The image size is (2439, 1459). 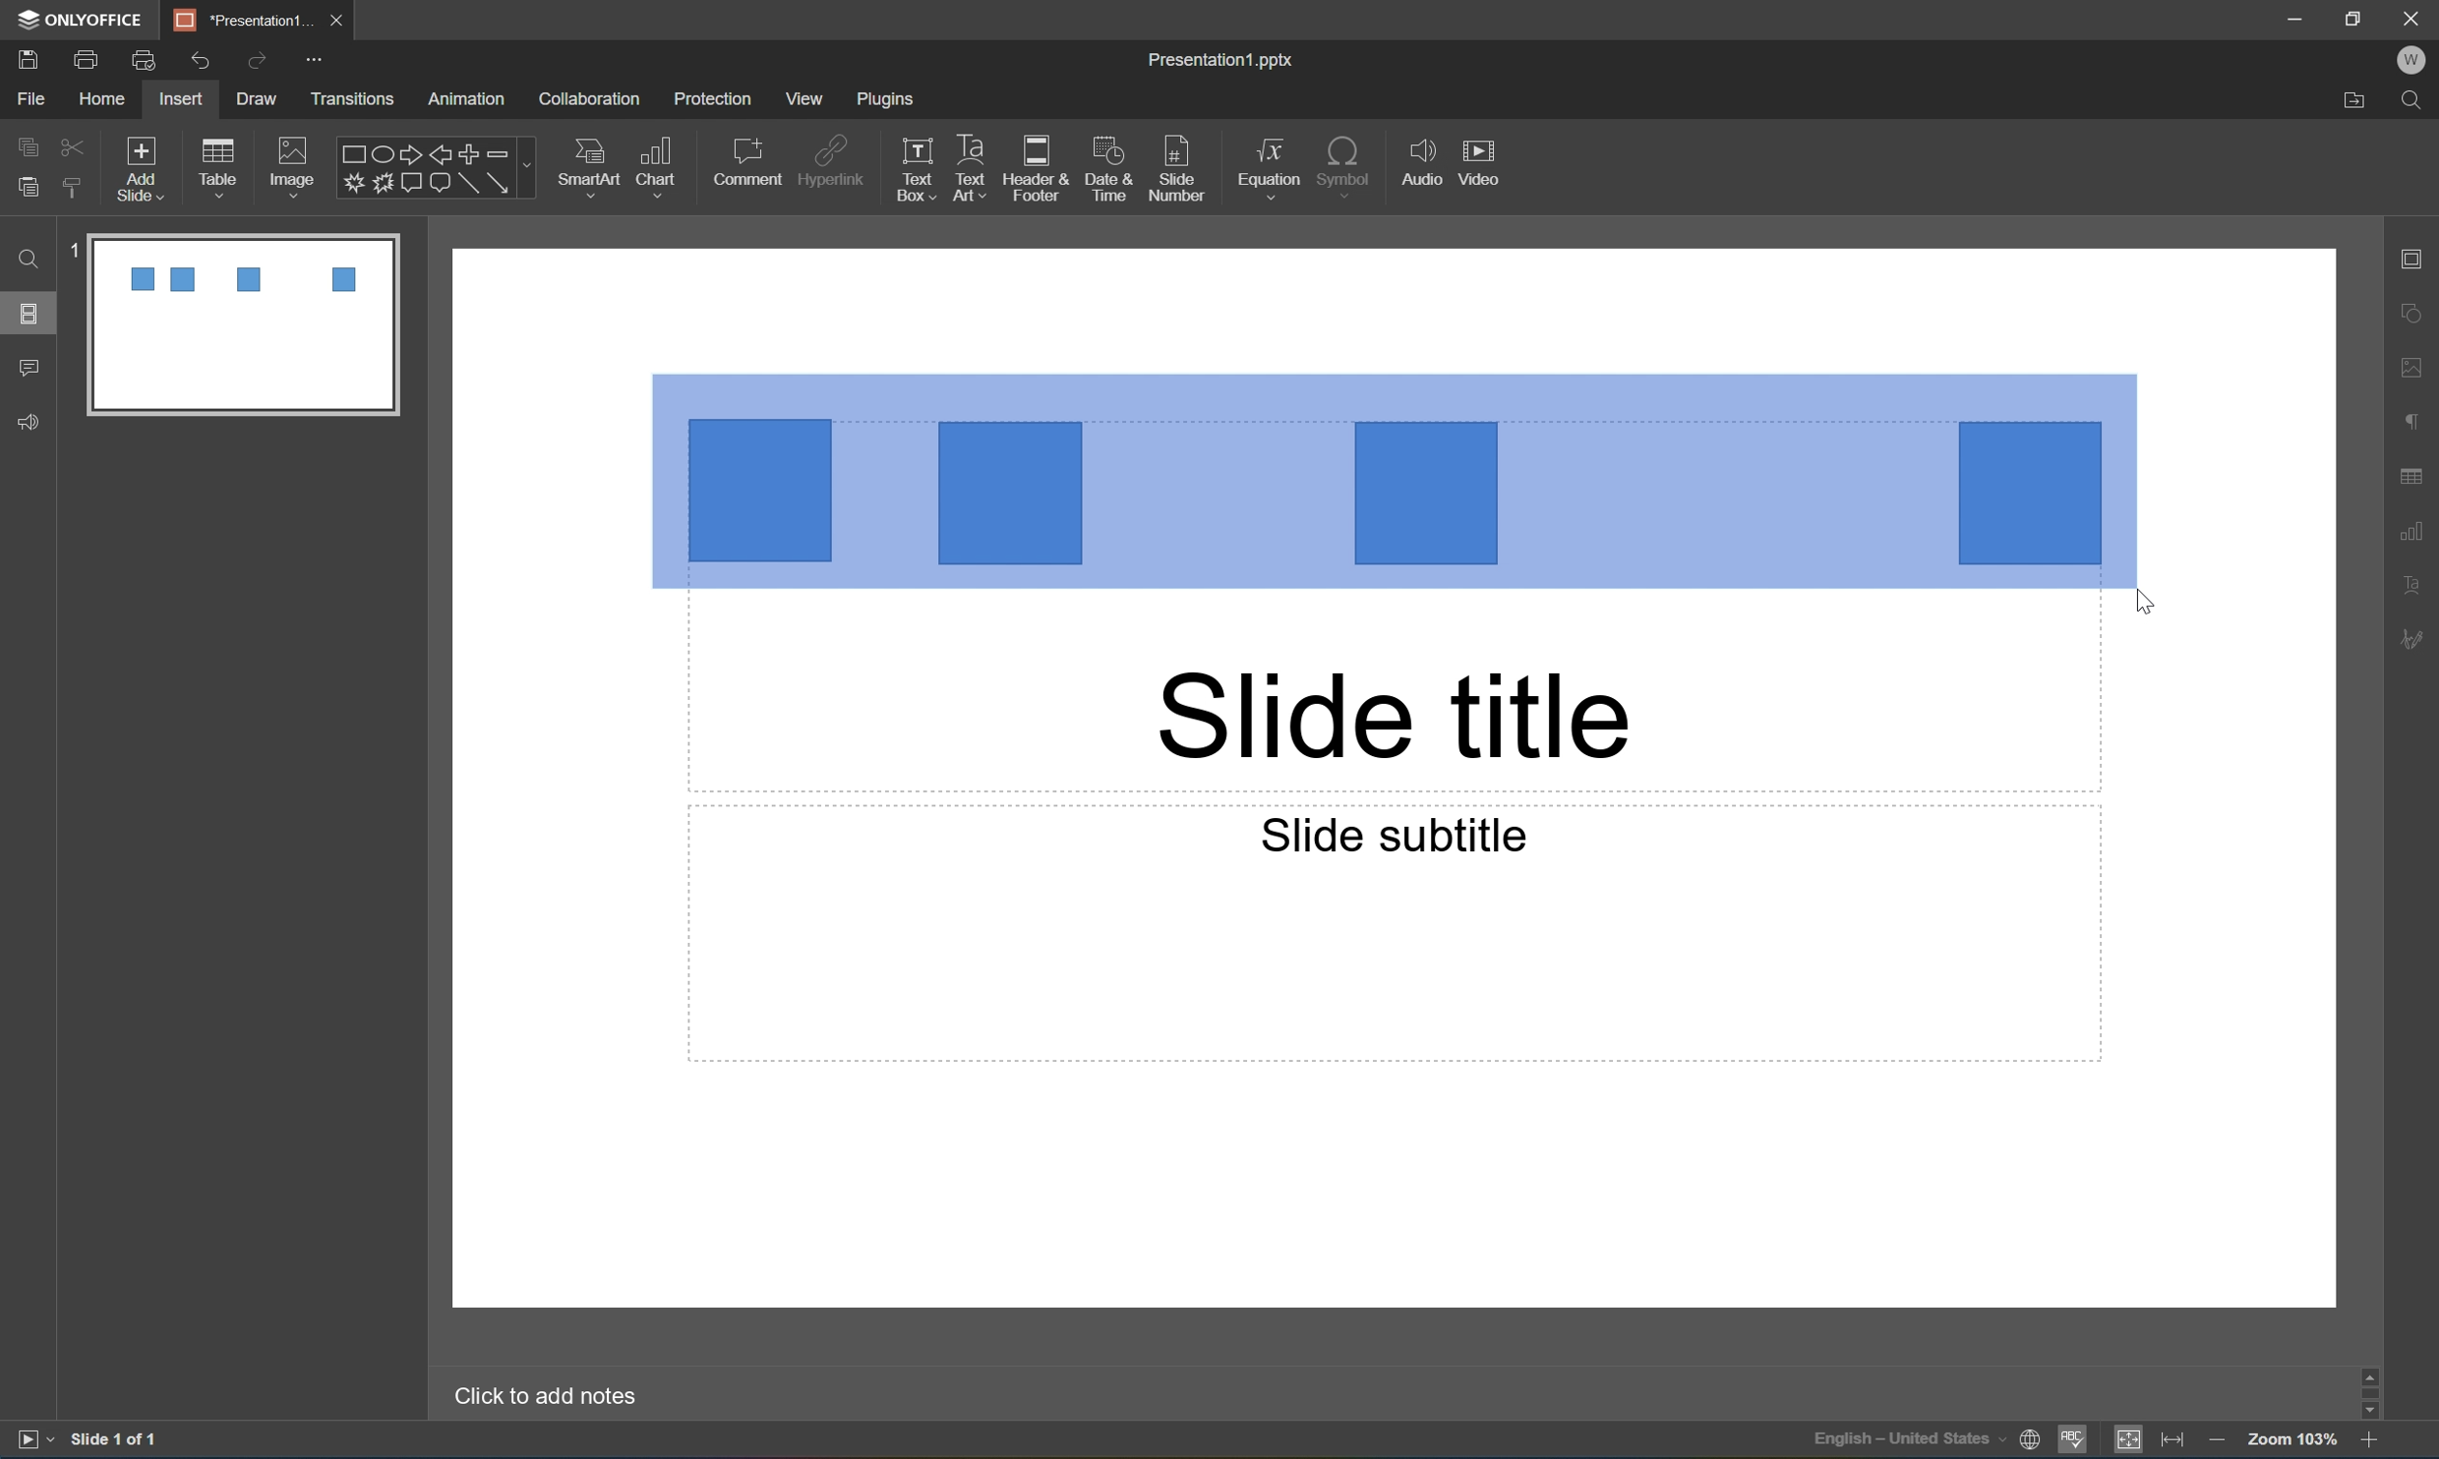 I want to click on text art, so click(x=965, y=170).